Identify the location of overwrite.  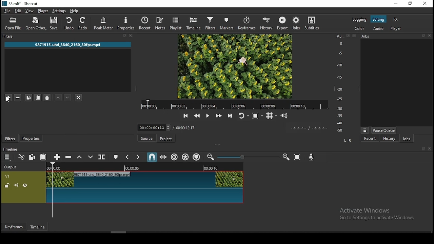
(90, 156).